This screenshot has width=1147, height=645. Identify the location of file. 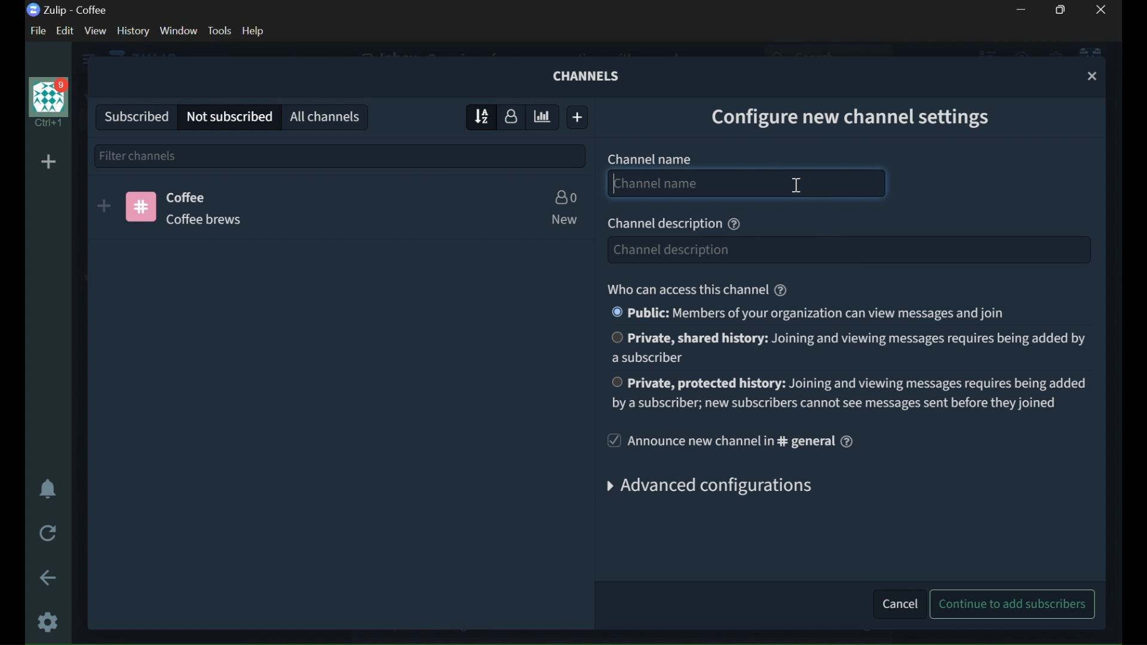
(36, 30).